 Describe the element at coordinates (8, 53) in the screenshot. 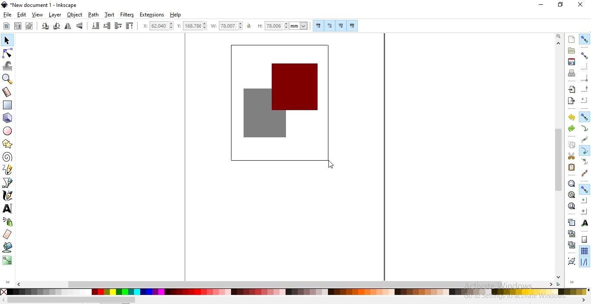

I see `edit paths by nodes` at that location.